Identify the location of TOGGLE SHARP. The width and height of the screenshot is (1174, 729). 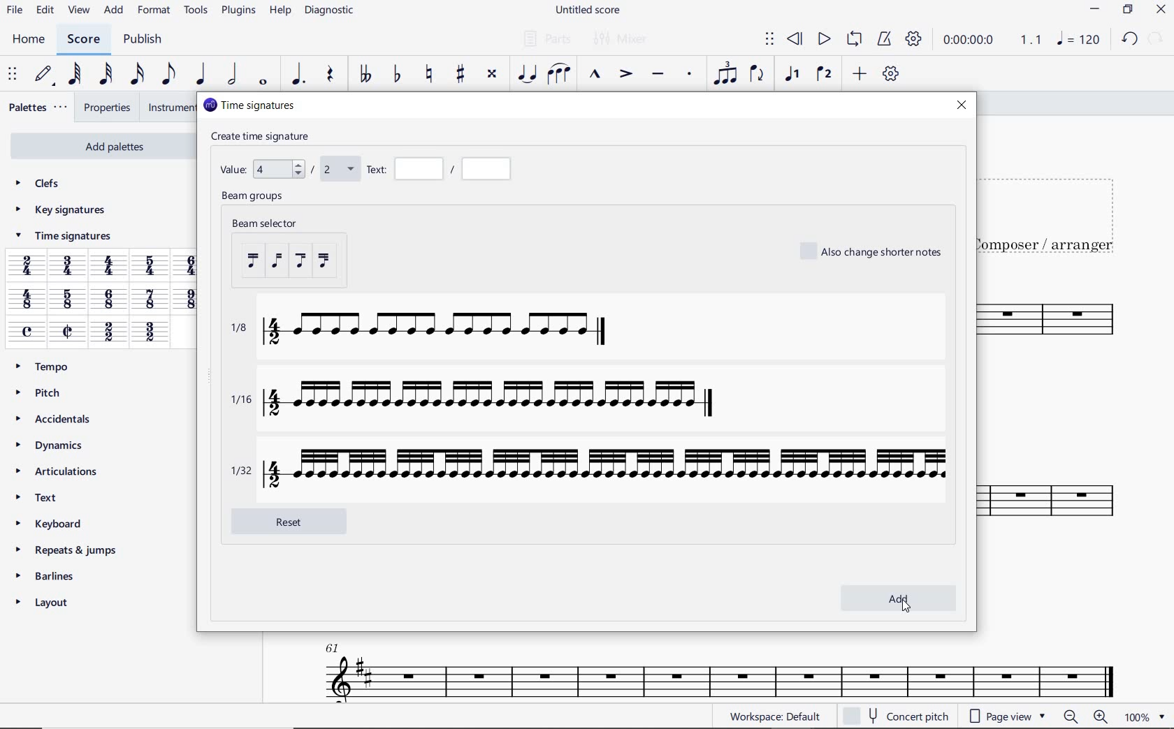
(458, 75).